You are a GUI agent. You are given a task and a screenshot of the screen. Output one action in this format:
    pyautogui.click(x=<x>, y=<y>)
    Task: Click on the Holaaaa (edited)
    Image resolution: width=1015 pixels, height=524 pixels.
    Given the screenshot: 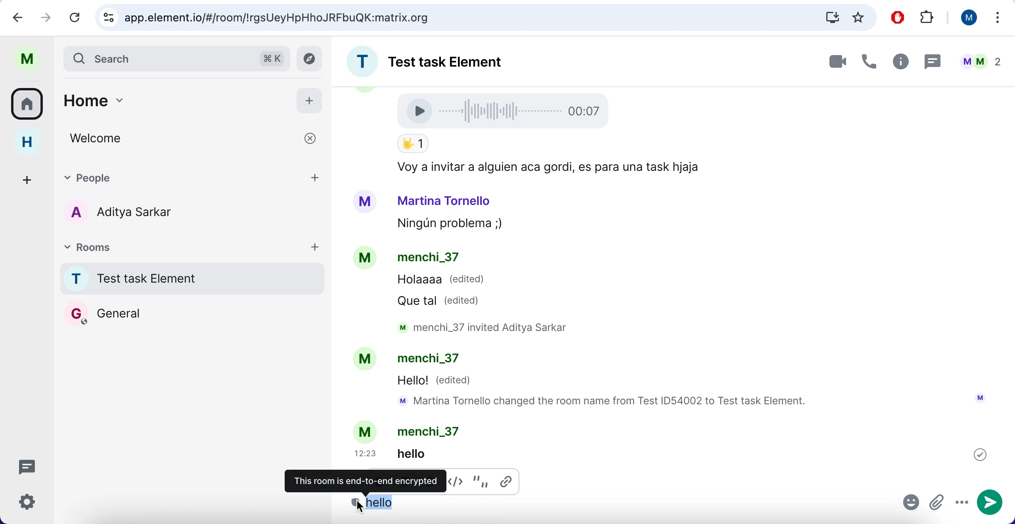 What is the action you would take?
    pyautogui.click(x=441, y=281)
    